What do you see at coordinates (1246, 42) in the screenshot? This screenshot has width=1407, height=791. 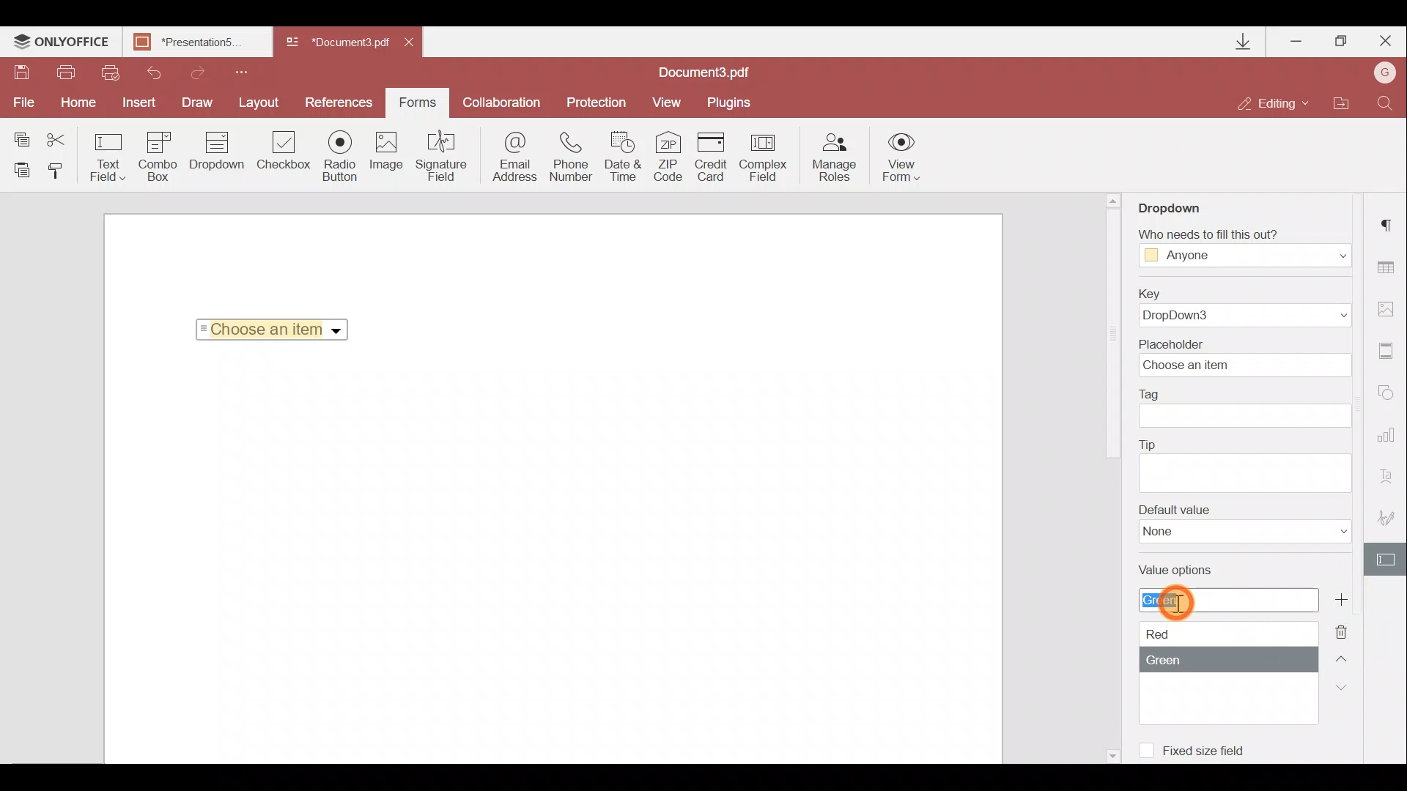 I see `Downloads` at bounding box center [1246, 42].